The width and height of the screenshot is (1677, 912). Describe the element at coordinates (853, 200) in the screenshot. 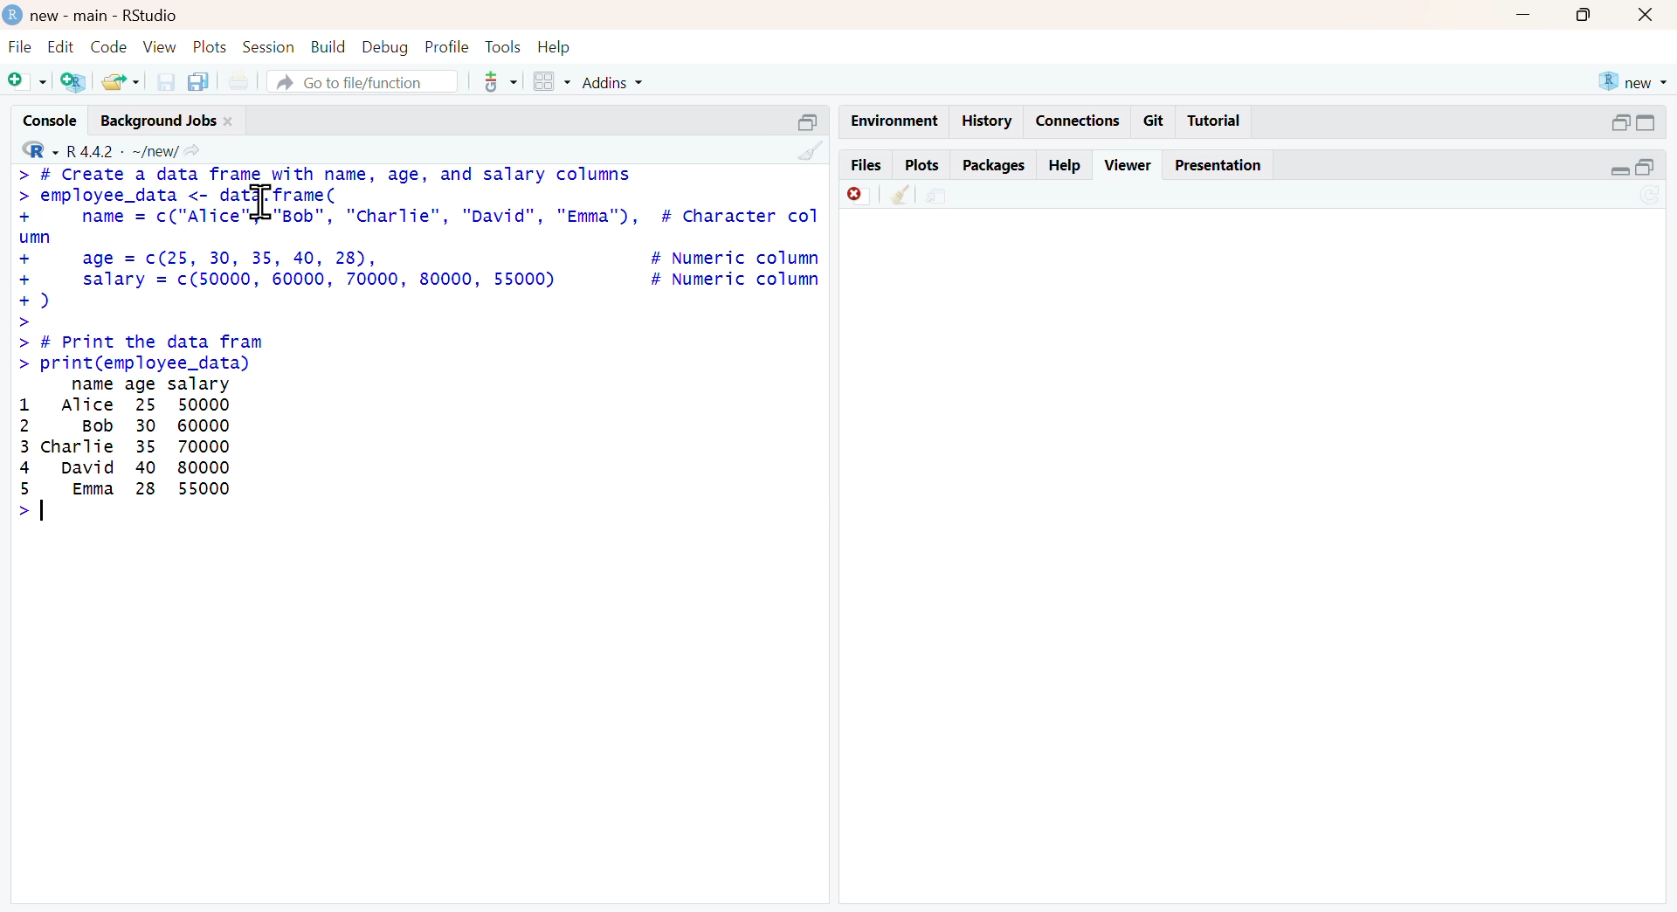

I see `Remove currrent viewer item` at that location.